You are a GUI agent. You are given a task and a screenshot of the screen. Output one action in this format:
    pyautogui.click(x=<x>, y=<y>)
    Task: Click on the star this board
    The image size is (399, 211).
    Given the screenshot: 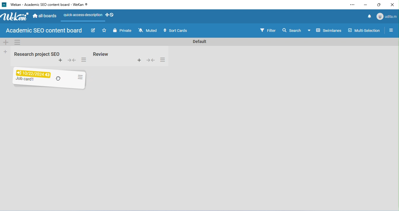 What is the action you would take?
    pyautogui.click(x=105, y=30)
    